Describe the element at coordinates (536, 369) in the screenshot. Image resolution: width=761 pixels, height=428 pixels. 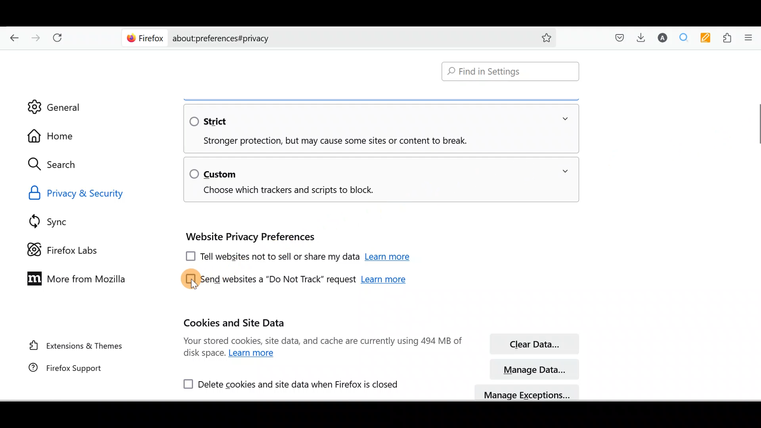
I see `Manage data` at that location.